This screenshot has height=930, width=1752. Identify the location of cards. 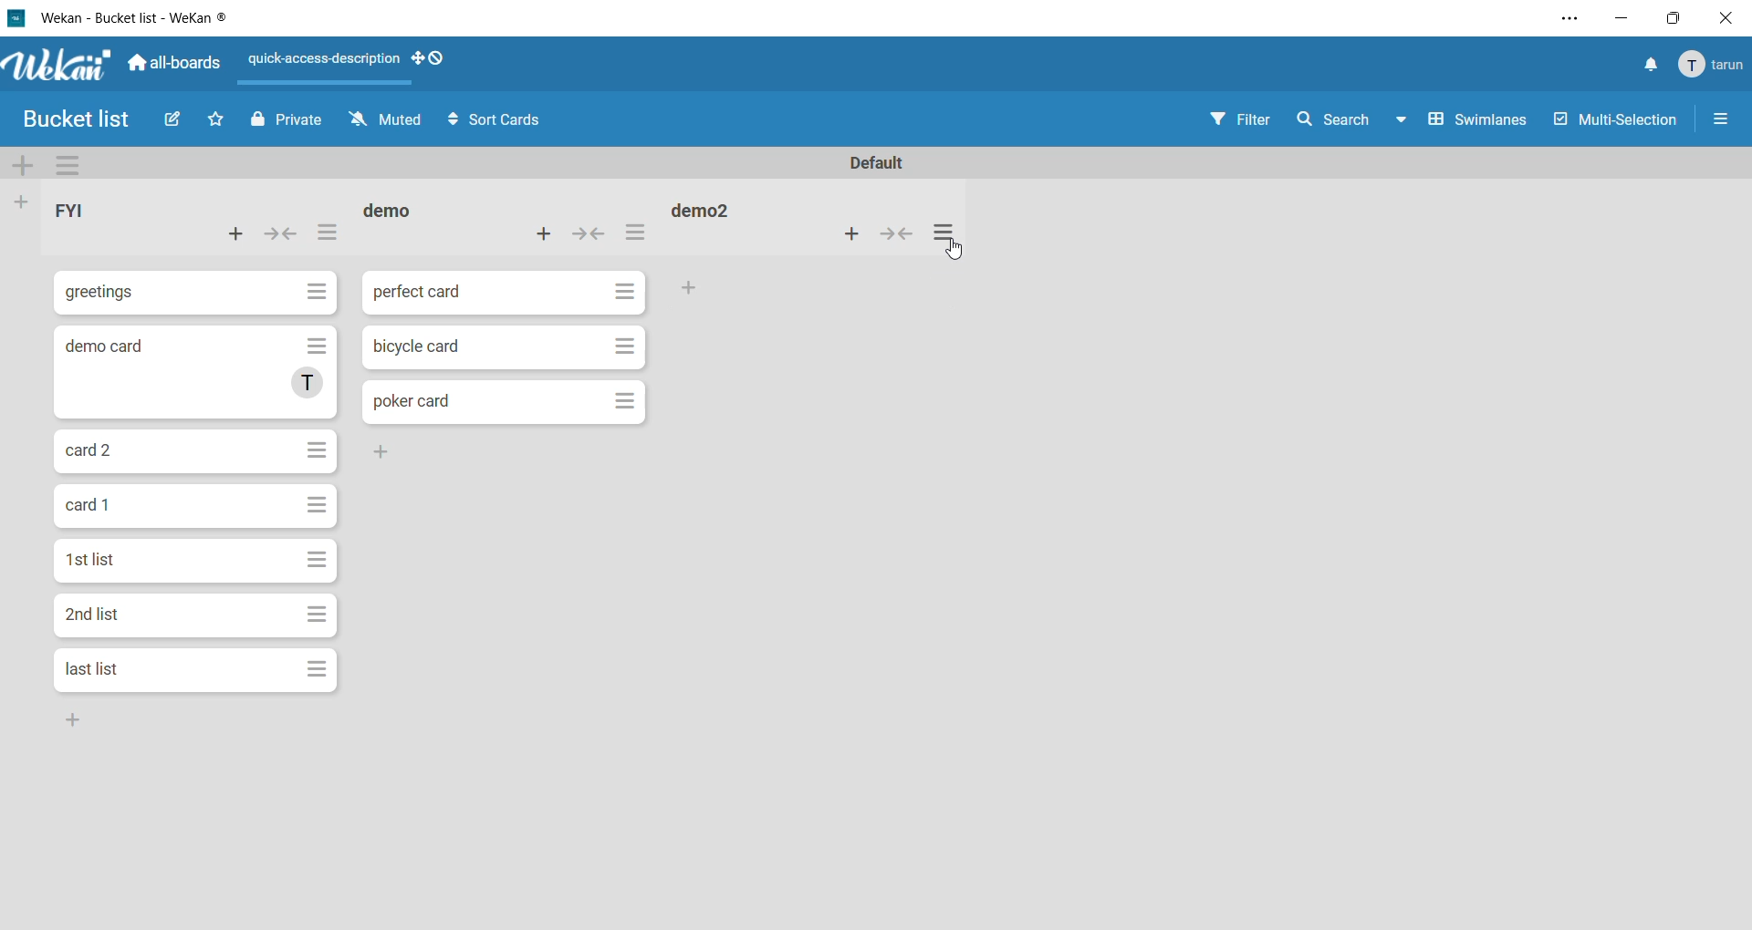
(194, 507).